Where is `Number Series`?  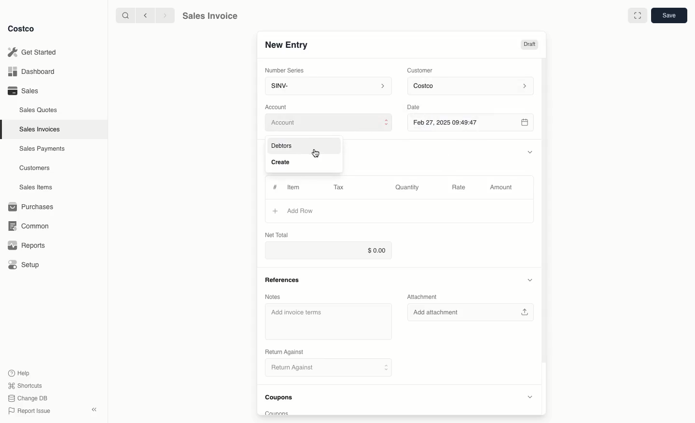 Number Series is located at coordinates (285, 70).